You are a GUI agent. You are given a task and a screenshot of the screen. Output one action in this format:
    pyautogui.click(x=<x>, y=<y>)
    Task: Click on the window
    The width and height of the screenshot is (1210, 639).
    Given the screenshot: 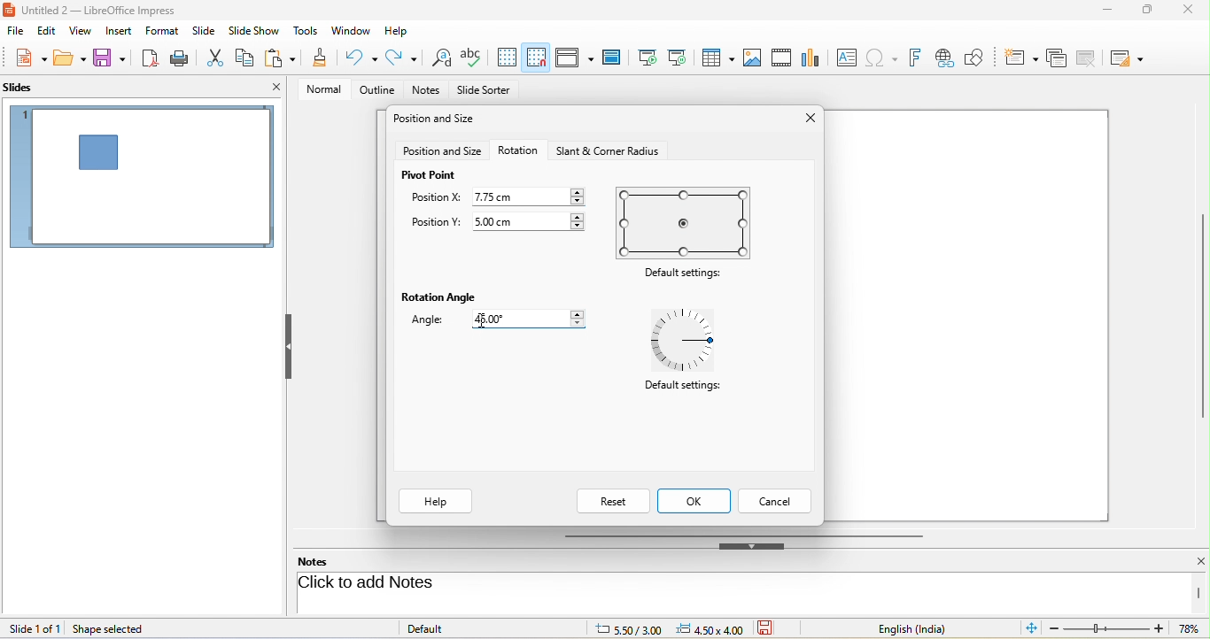 What is the action you would take?
    pyautogui.click(x=351, y=32)
    